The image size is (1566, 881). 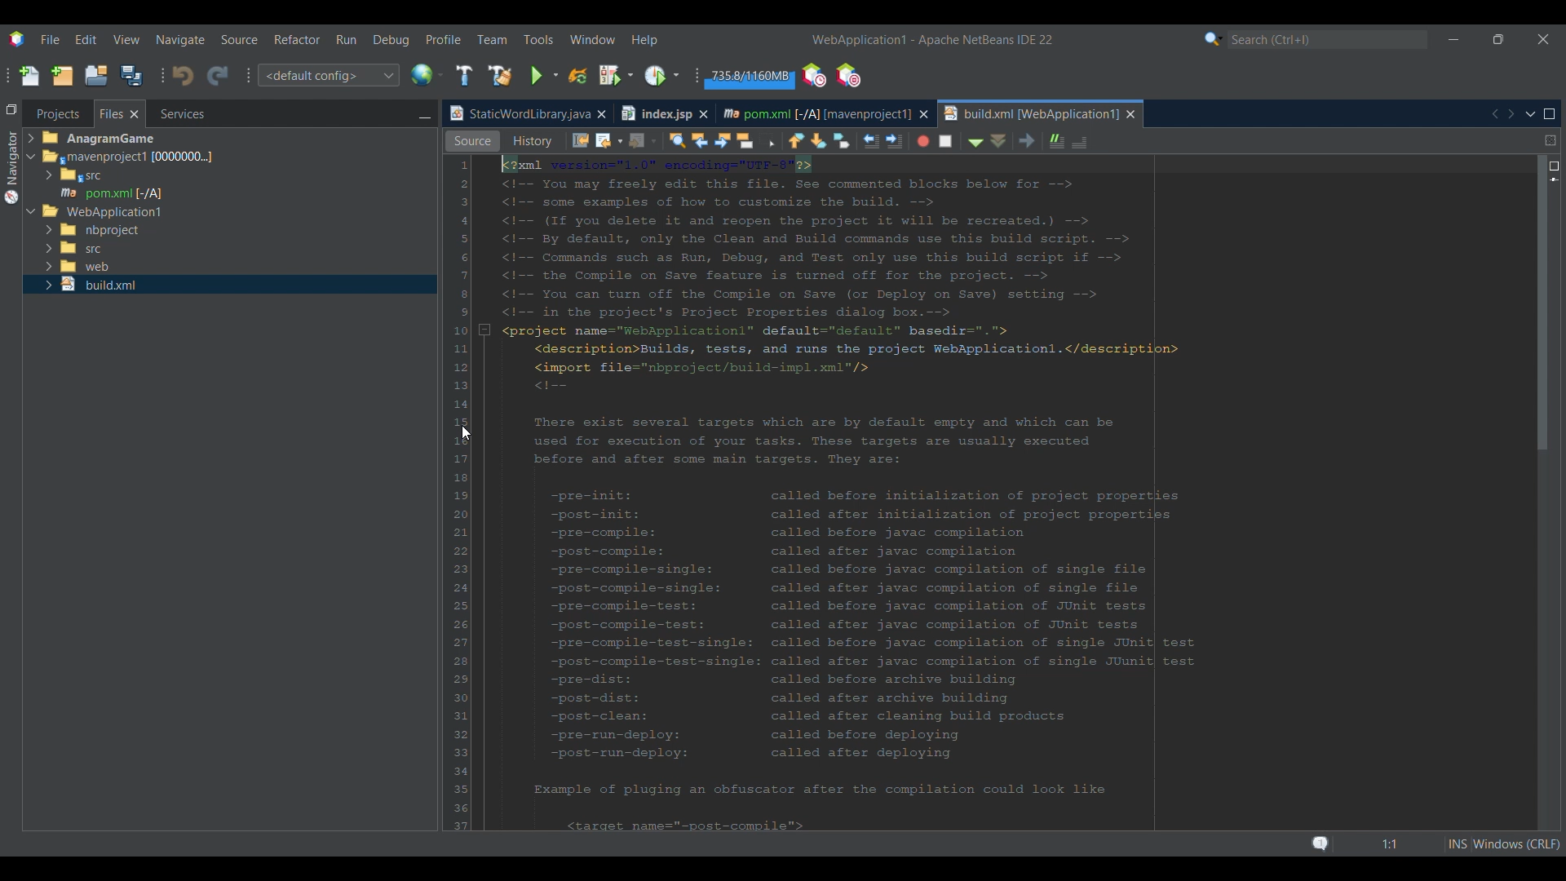 I want to click on Software logo, so click(x=17, y=40).